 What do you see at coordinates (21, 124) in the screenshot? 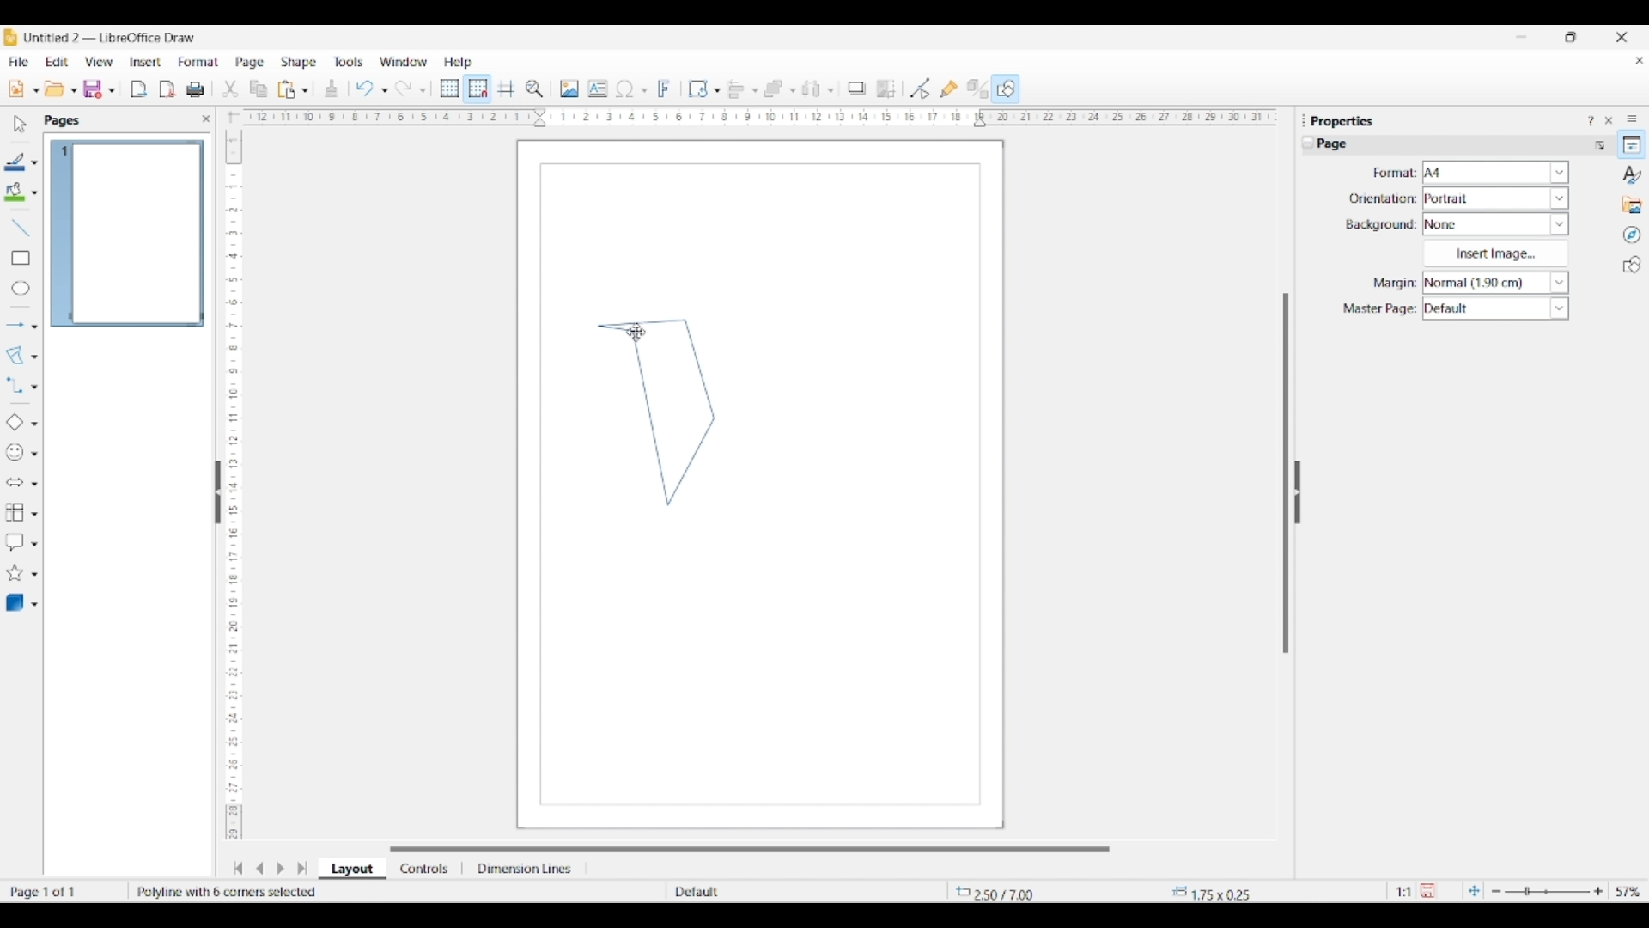
I see `Select` at bounding box center [21, 124].